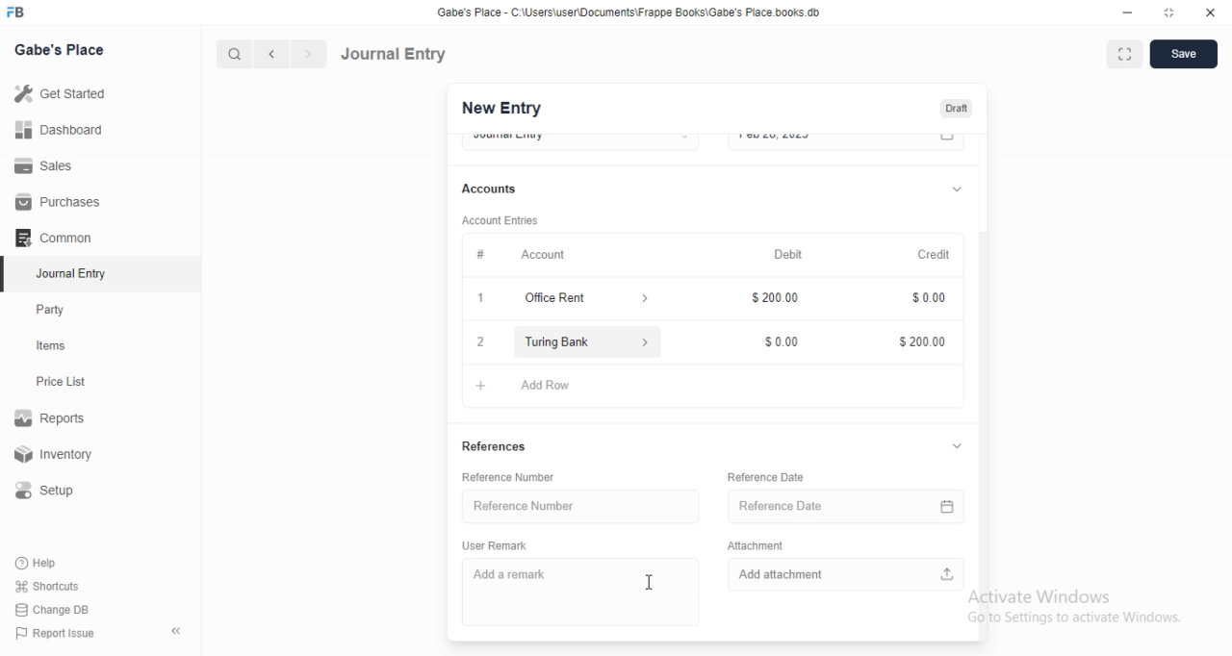 The width and height of the screenshot is (1232, 656). I want to click on User Remark., so click(491, 544).